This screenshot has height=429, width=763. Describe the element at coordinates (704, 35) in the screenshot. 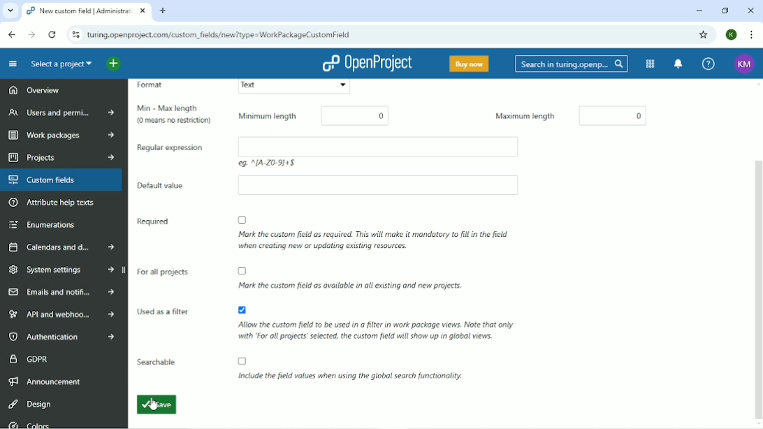

I see `Bookmark this tab` at that location.